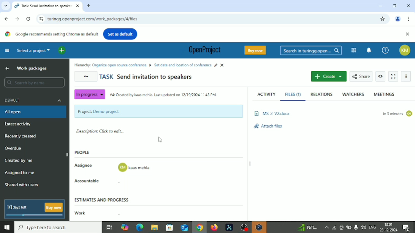 The image size is (415, 233). I want to click on Overdue, so click(14, 148).